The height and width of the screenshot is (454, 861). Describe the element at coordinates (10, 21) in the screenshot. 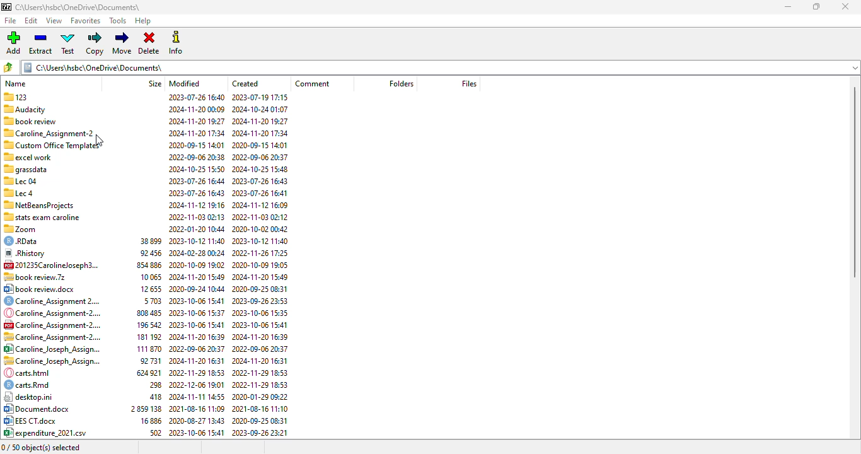

I see `file` at that location.